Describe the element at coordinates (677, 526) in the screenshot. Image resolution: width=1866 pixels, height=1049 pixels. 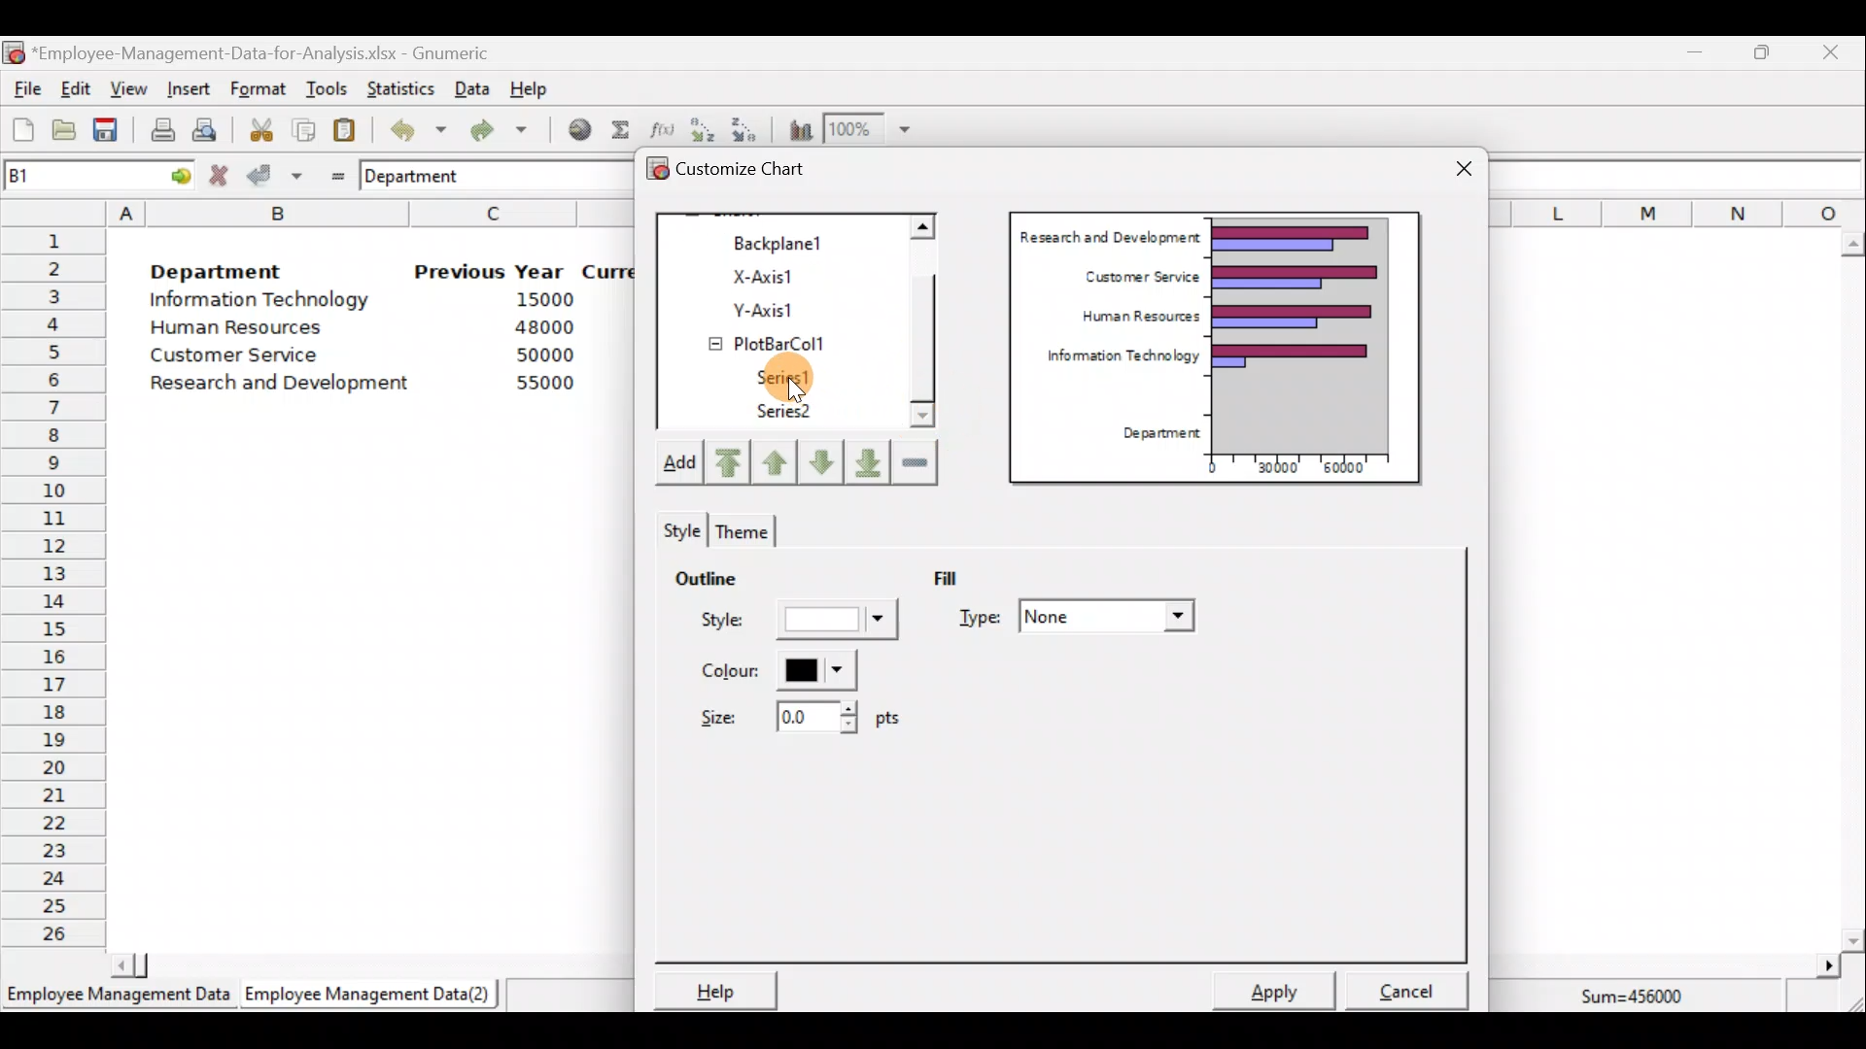
I see `Style` at that location.